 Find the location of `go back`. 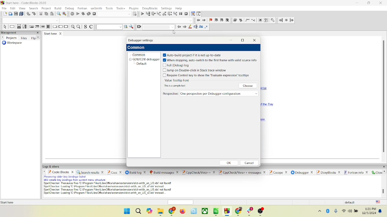

go back is located at coordinates (197, 20).